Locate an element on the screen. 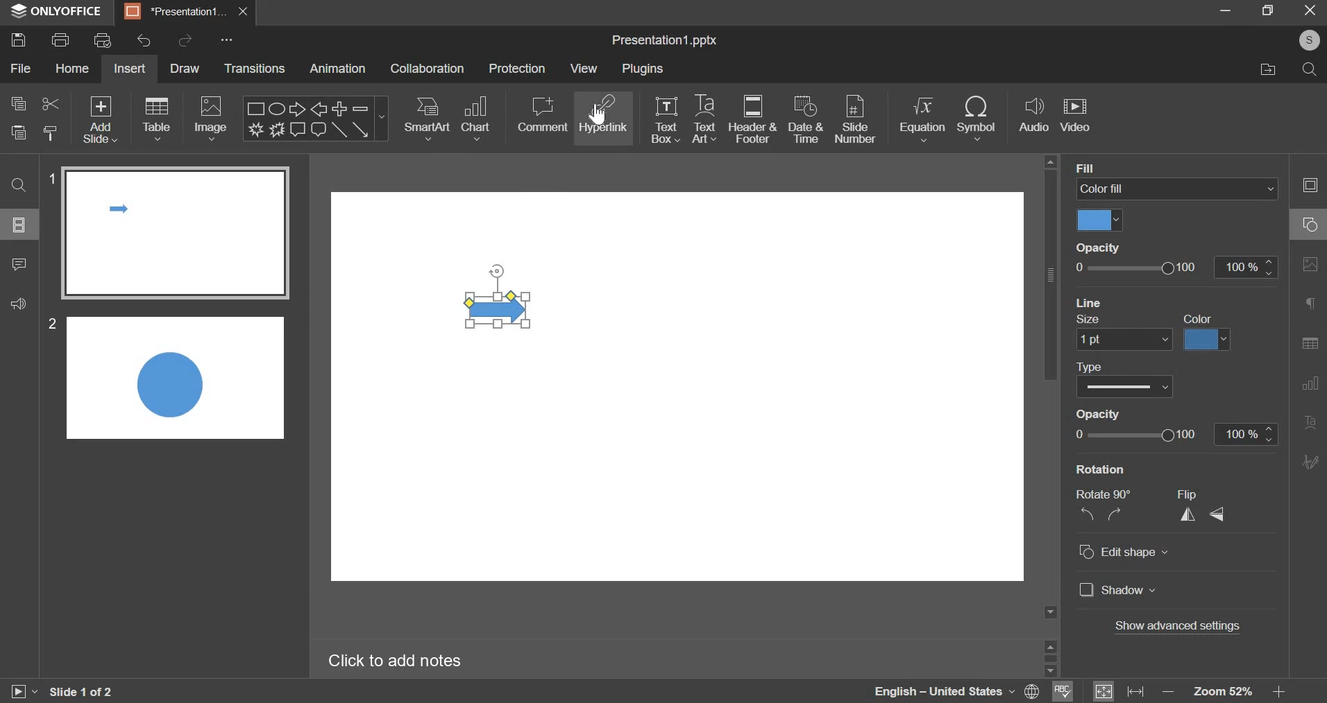  print preview is located at coordinates (103, 39).